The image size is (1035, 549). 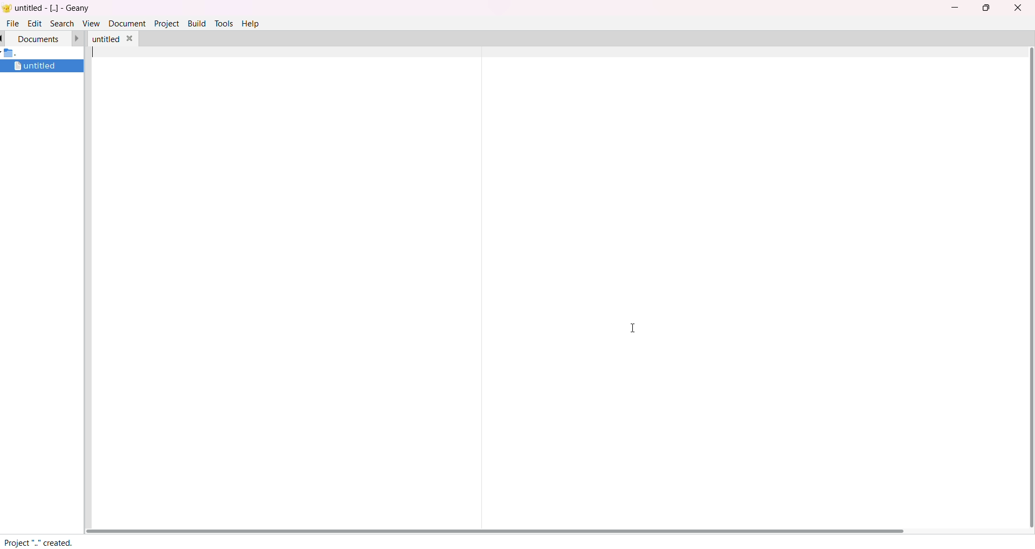 What do you see at coordinates (223, 23) in the screenshot?
I see `tools` at bounding box center [223, 23].